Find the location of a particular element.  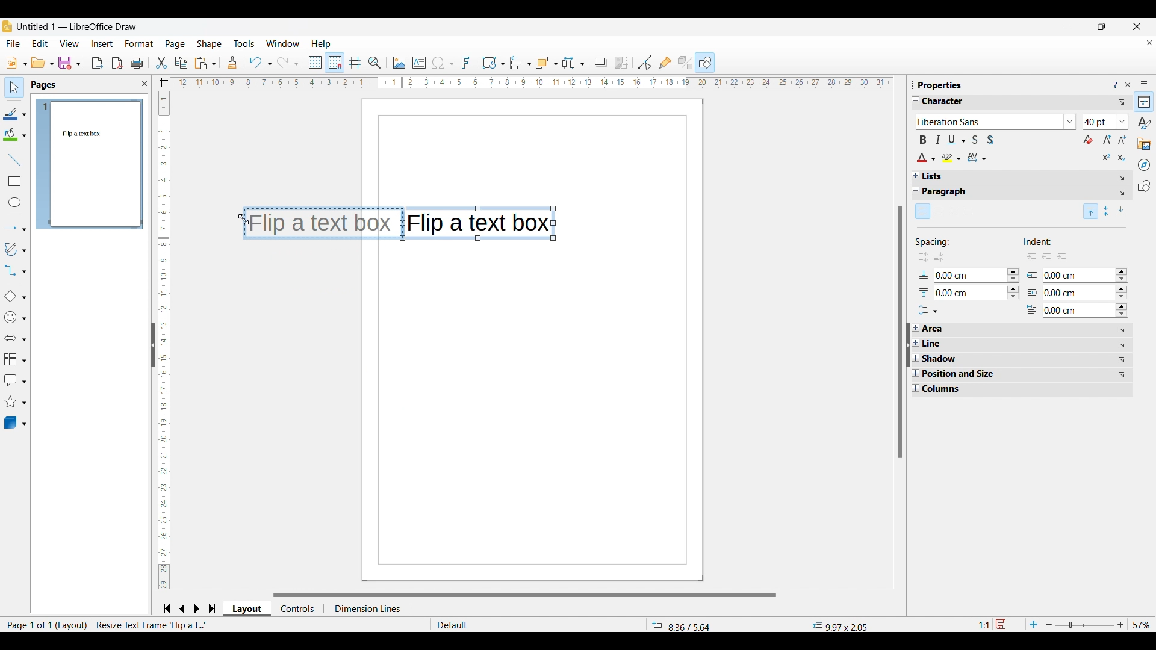

Shadow property is located at coordinates (959, 359).